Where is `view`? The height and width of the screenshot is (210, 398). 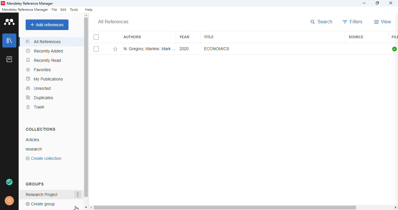
view is located at coordinates (383, 22).